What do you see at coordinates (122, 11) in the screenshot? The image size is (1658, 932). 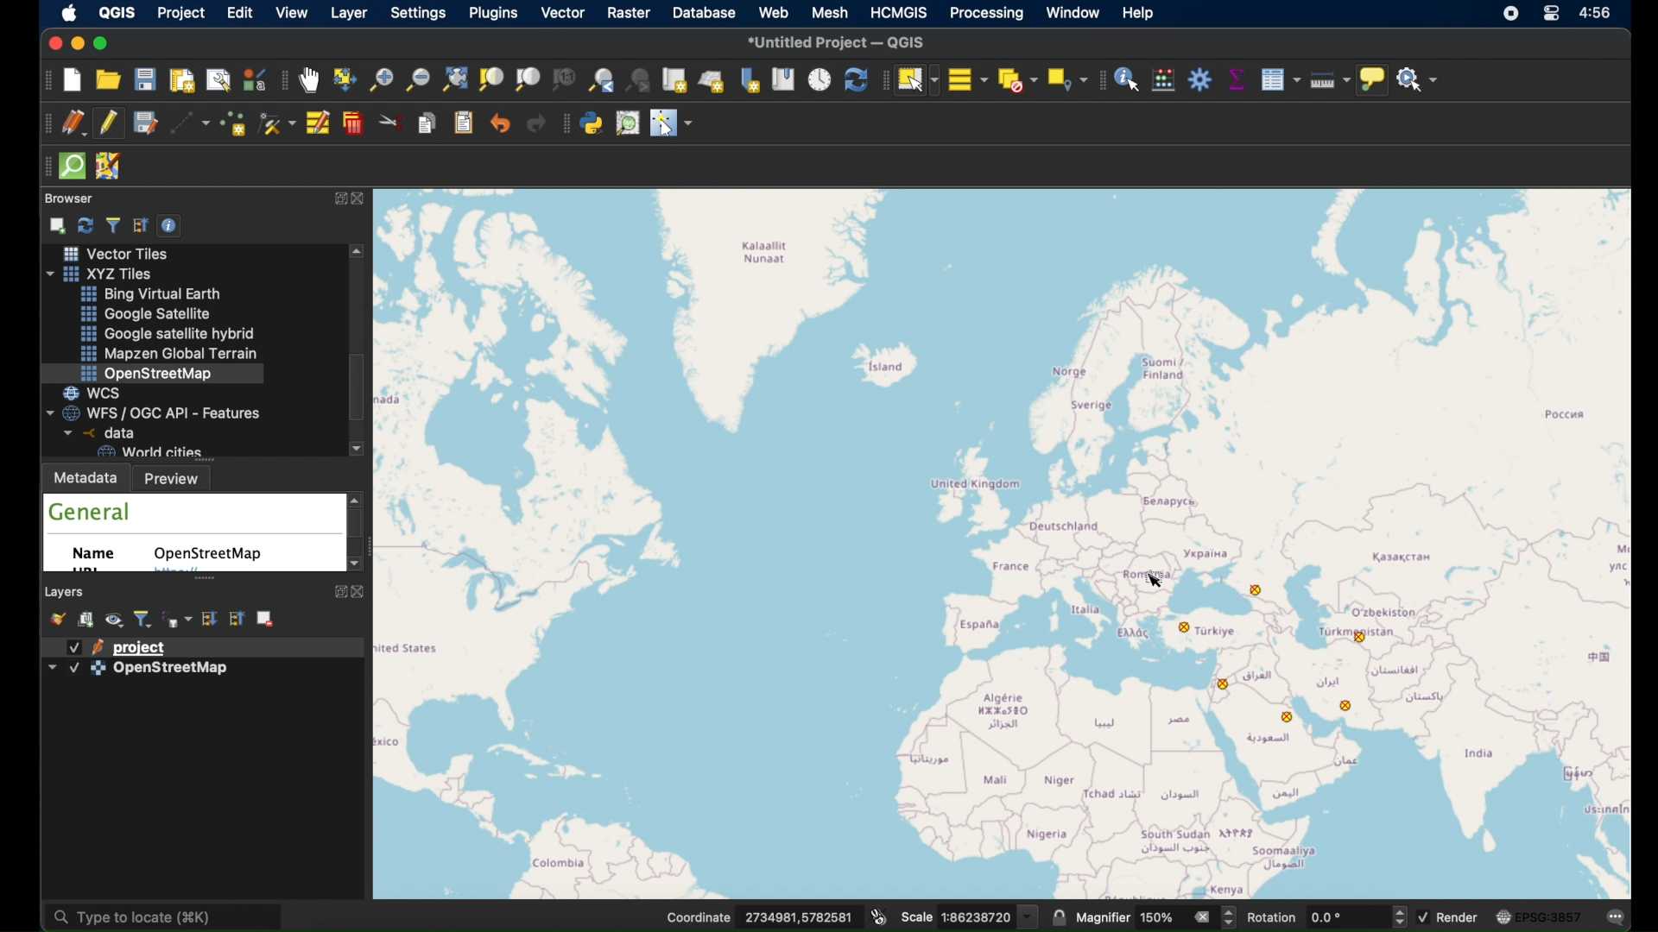 I see `QGIS` at bounding box center [122, 11].